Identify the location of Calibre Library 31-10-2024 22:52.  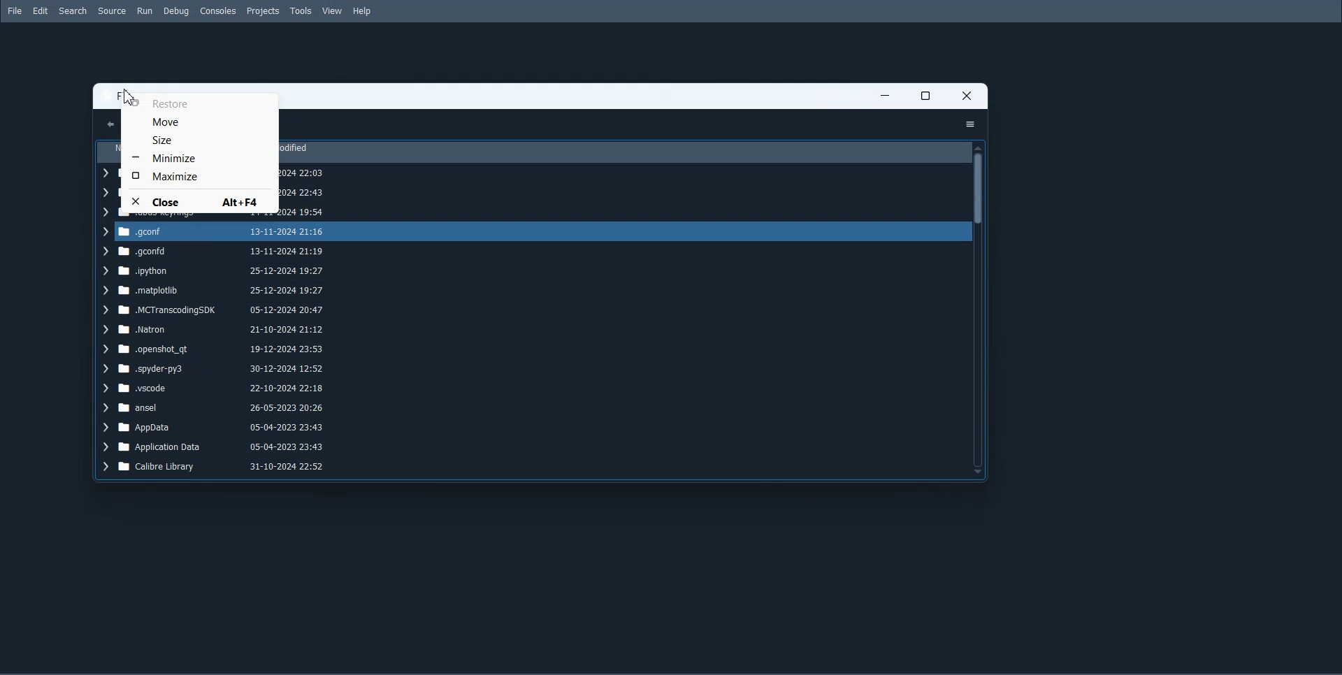
(220, 467).